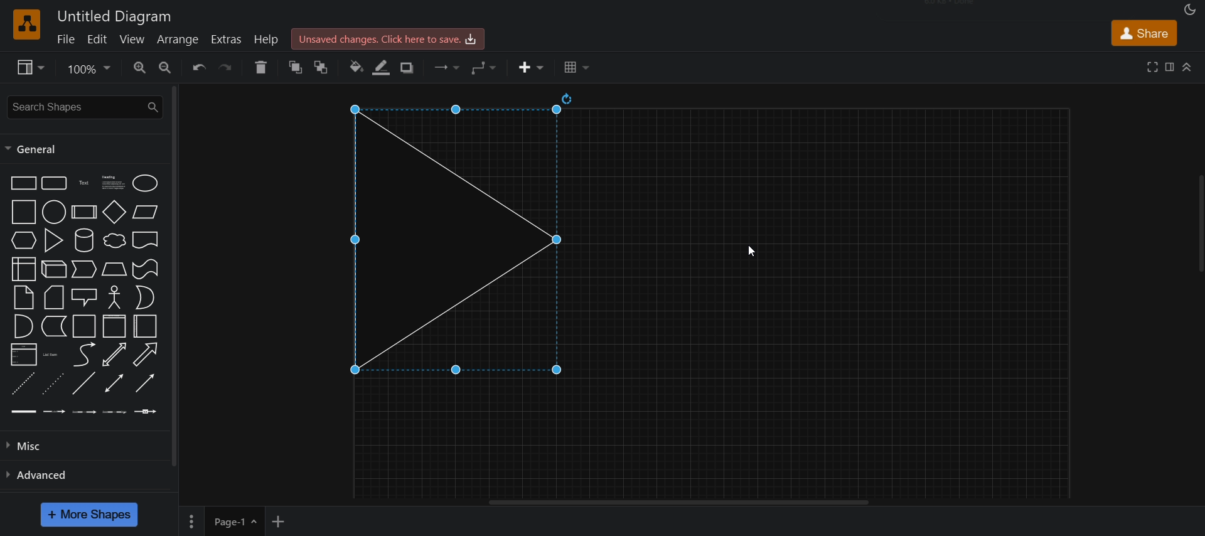 This screenshot has height=536, width=1205. I want to click on trapezoid, so click(114, 269).